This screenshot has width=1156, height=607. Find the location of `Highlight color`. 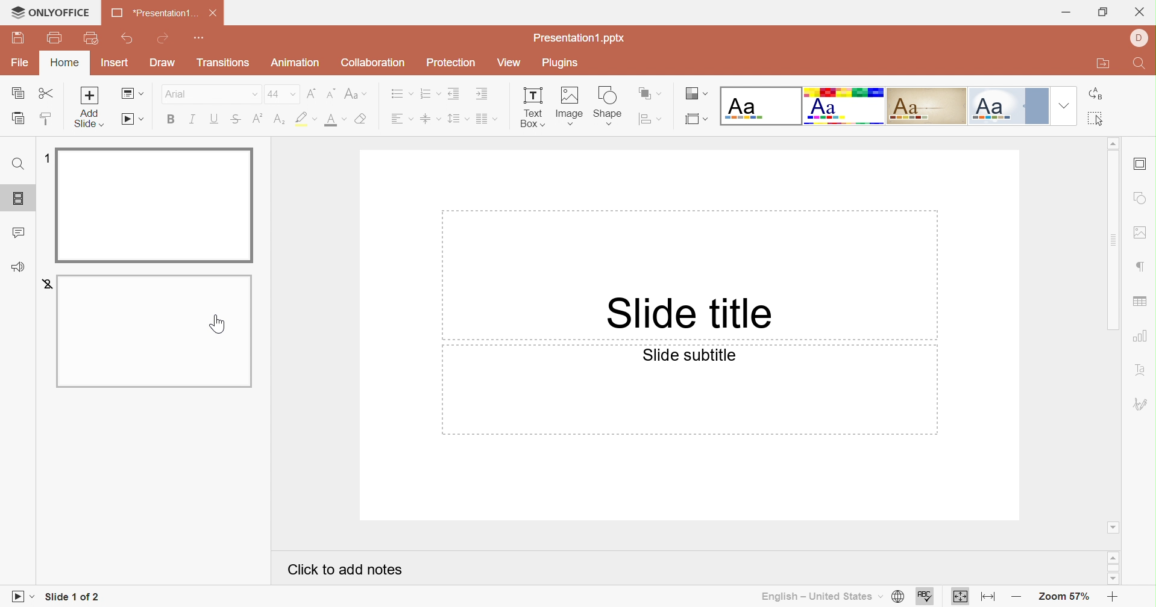

Highlight color is located at coordinates (280, 120).